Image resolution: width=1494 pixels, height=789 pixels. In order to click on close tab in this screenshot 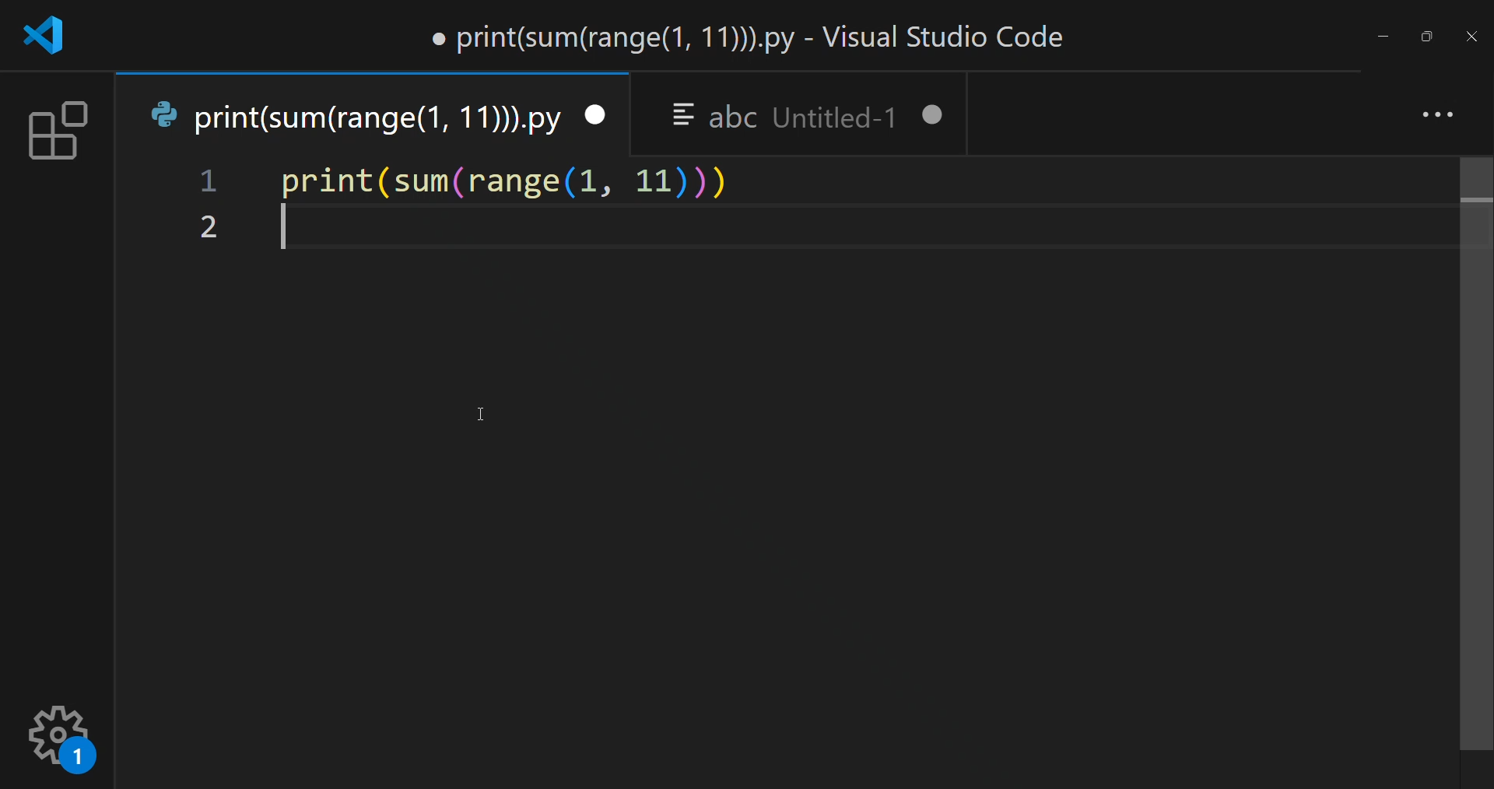, I will do `click(937, 117)`.